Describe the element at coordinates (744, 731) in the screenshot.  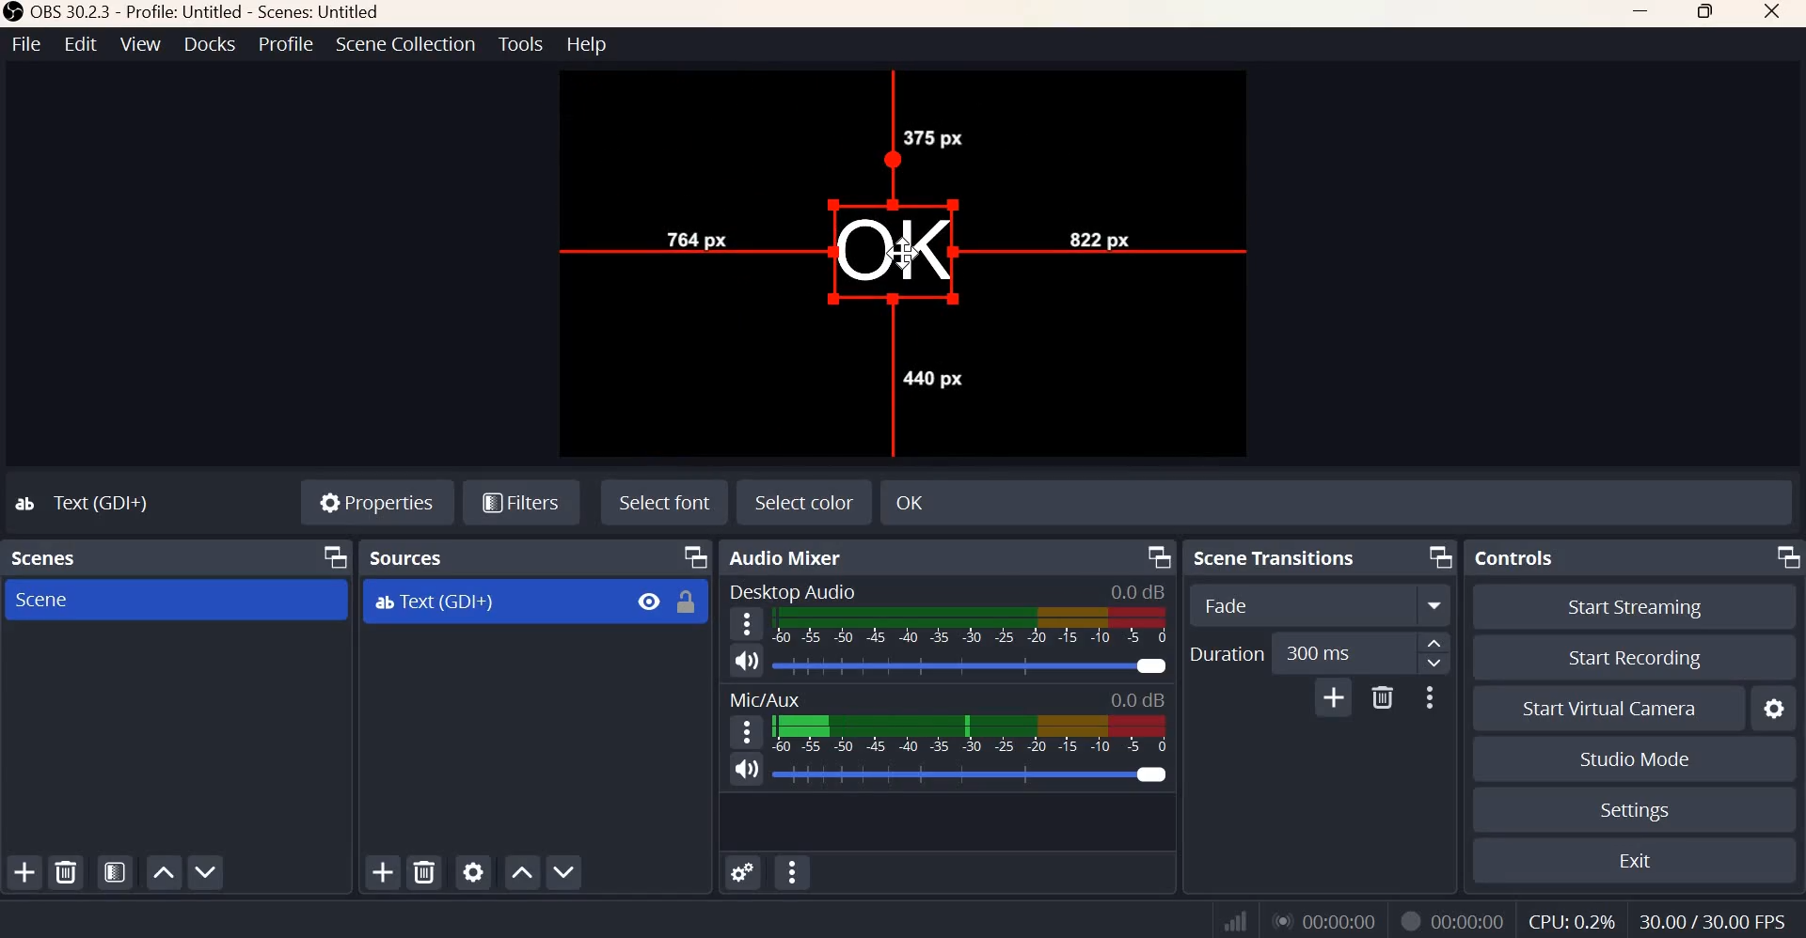
I see `hamburger menu` at that location.